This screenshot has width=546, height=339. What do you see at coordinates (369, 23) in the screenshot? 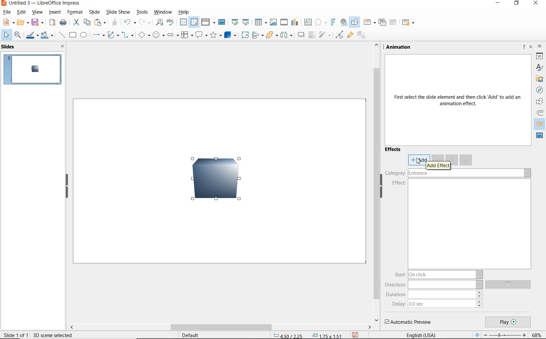
I see `new slide` at bounding box center [369, 23].